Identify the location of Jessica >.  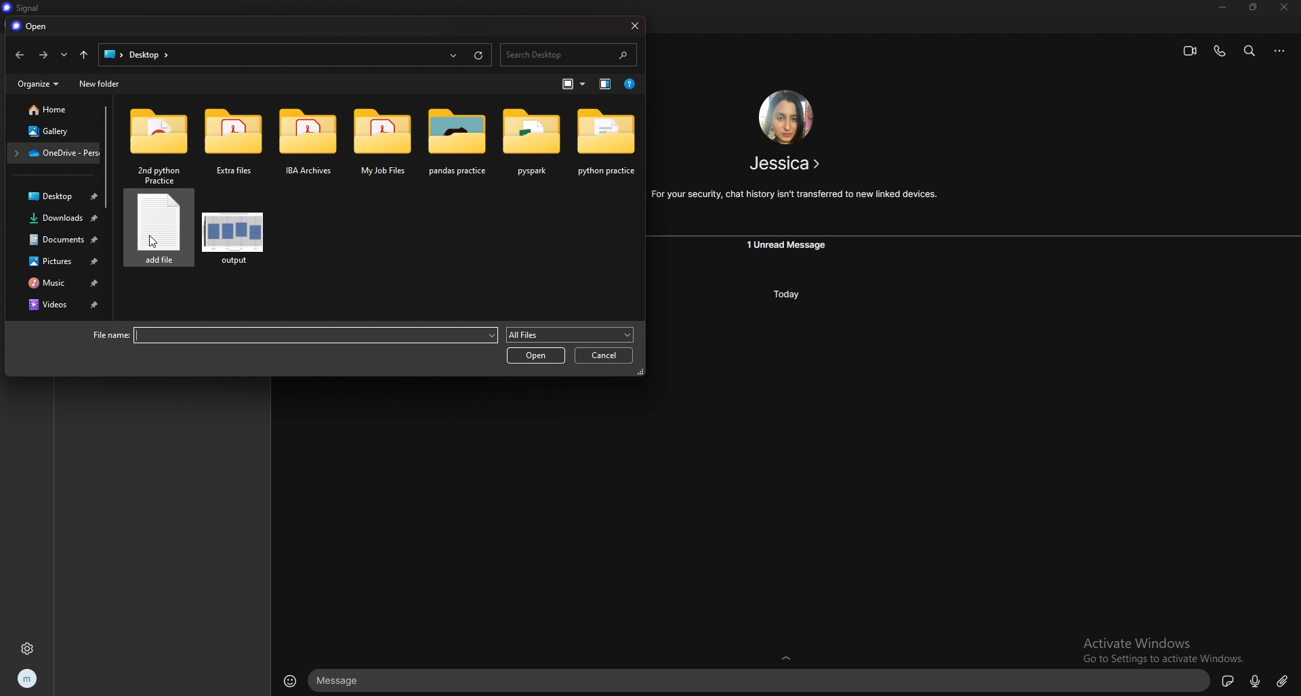
(785, 165).